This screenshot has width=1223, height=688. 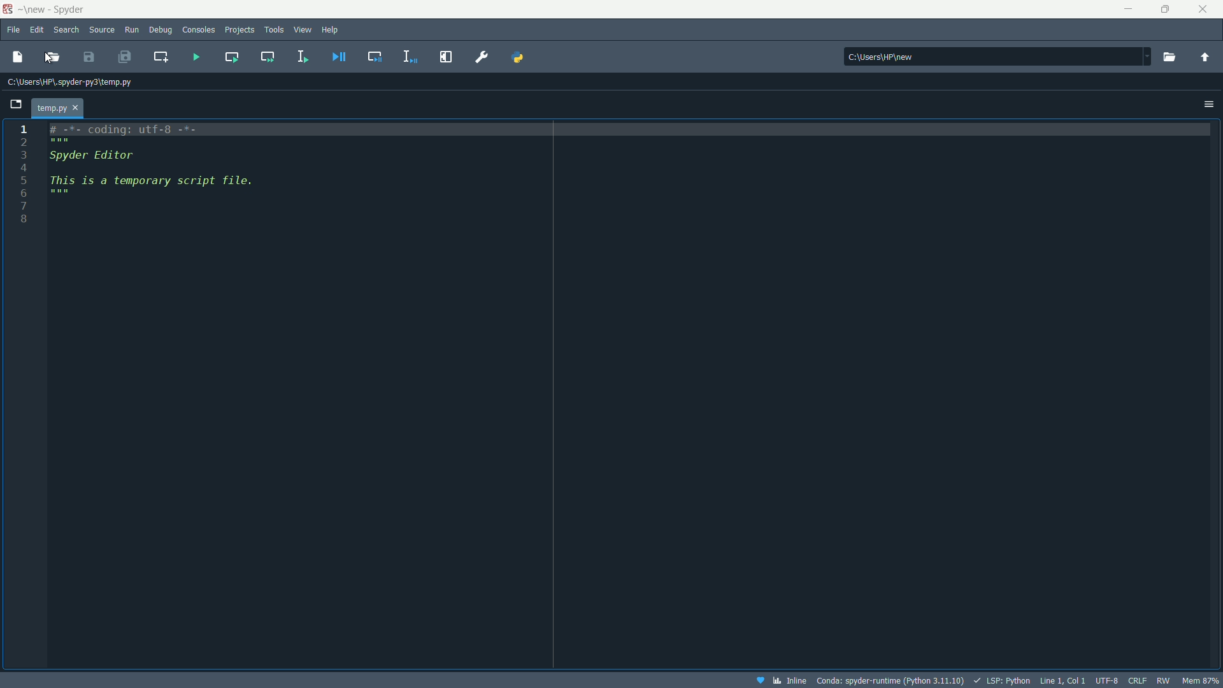 I want to click on File menu, so click(x=13, y=31).